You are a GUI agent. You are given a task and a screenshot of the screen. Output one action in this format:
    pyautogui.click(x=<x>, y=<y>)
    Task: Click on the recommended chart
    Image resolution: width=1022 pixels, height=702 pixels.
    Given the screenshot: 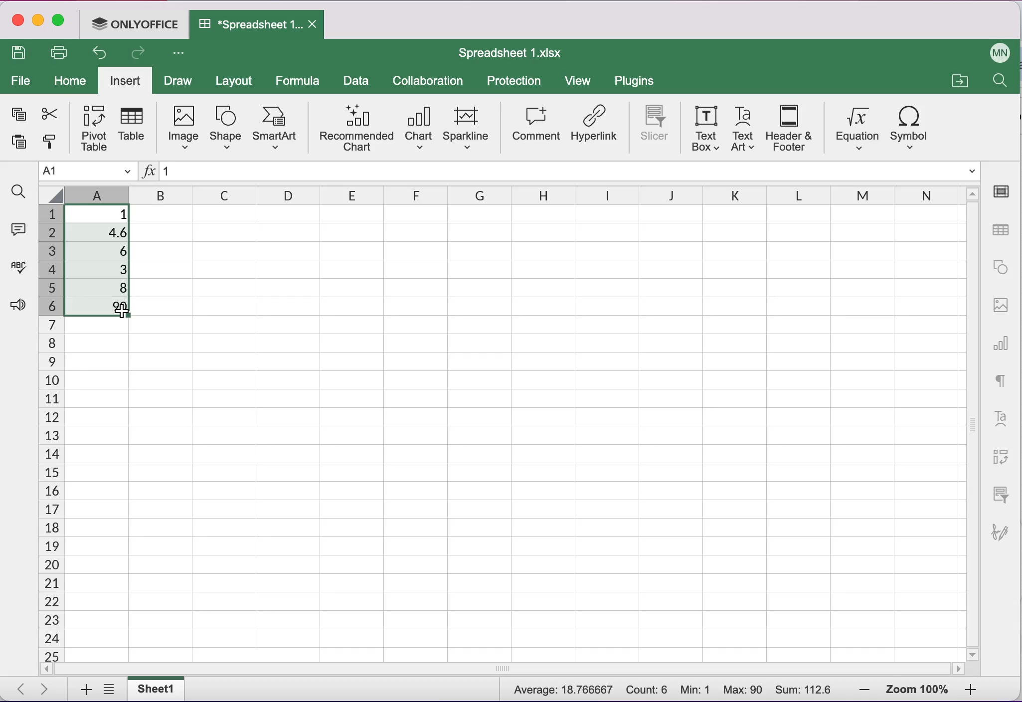 What is the action you would take?
    pyautogui.click(x=354, y=130)
    